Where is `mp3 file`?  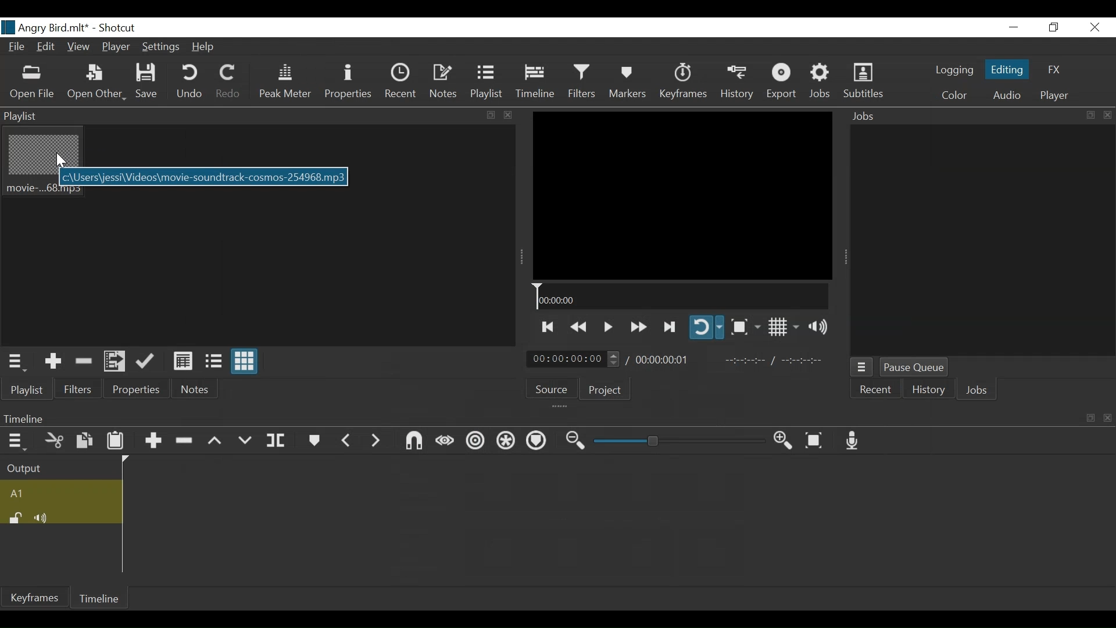 mp3 file is located at coordinates (41, 160).